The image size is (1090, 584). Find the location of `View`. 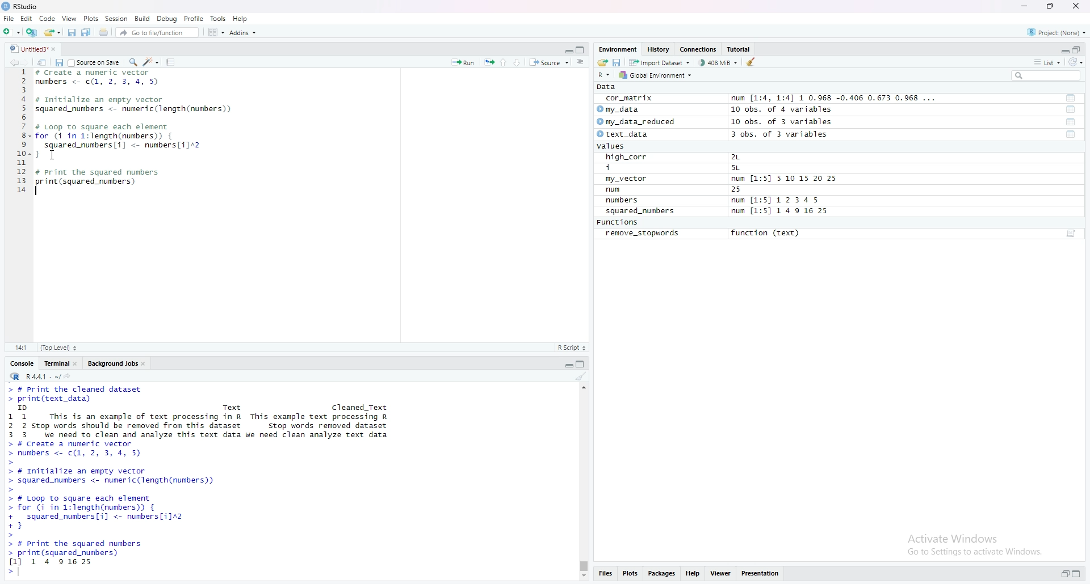

View is located at coordinates (69, 18).